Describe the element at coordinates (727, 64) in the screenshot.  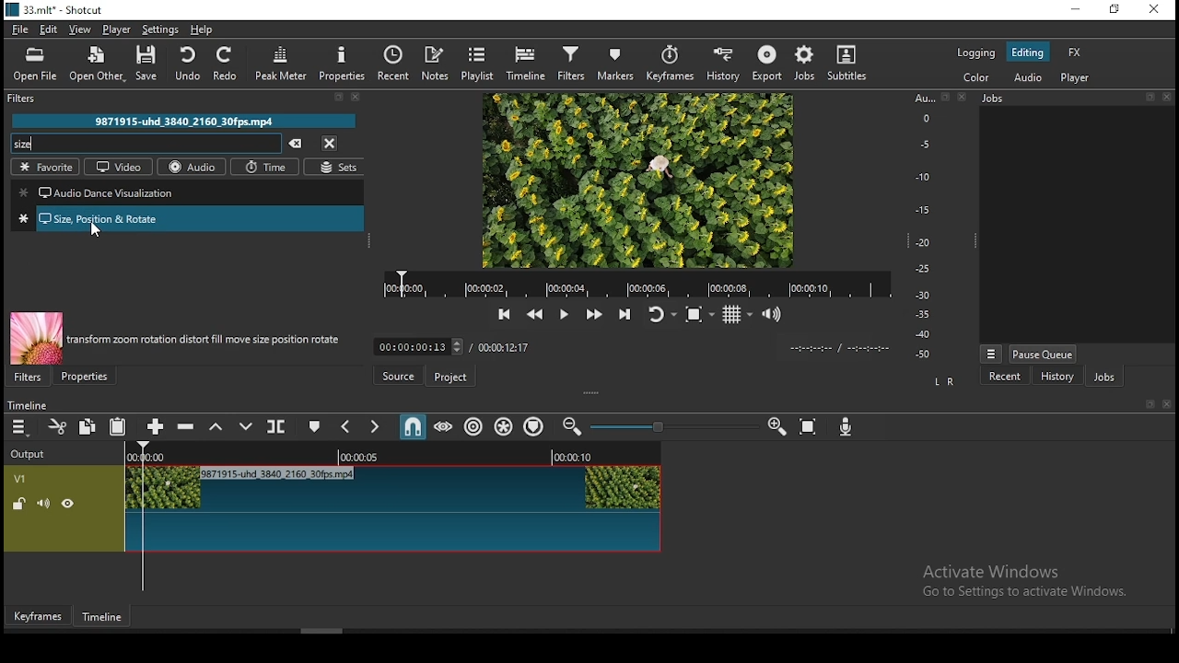
I see `history` at that location.